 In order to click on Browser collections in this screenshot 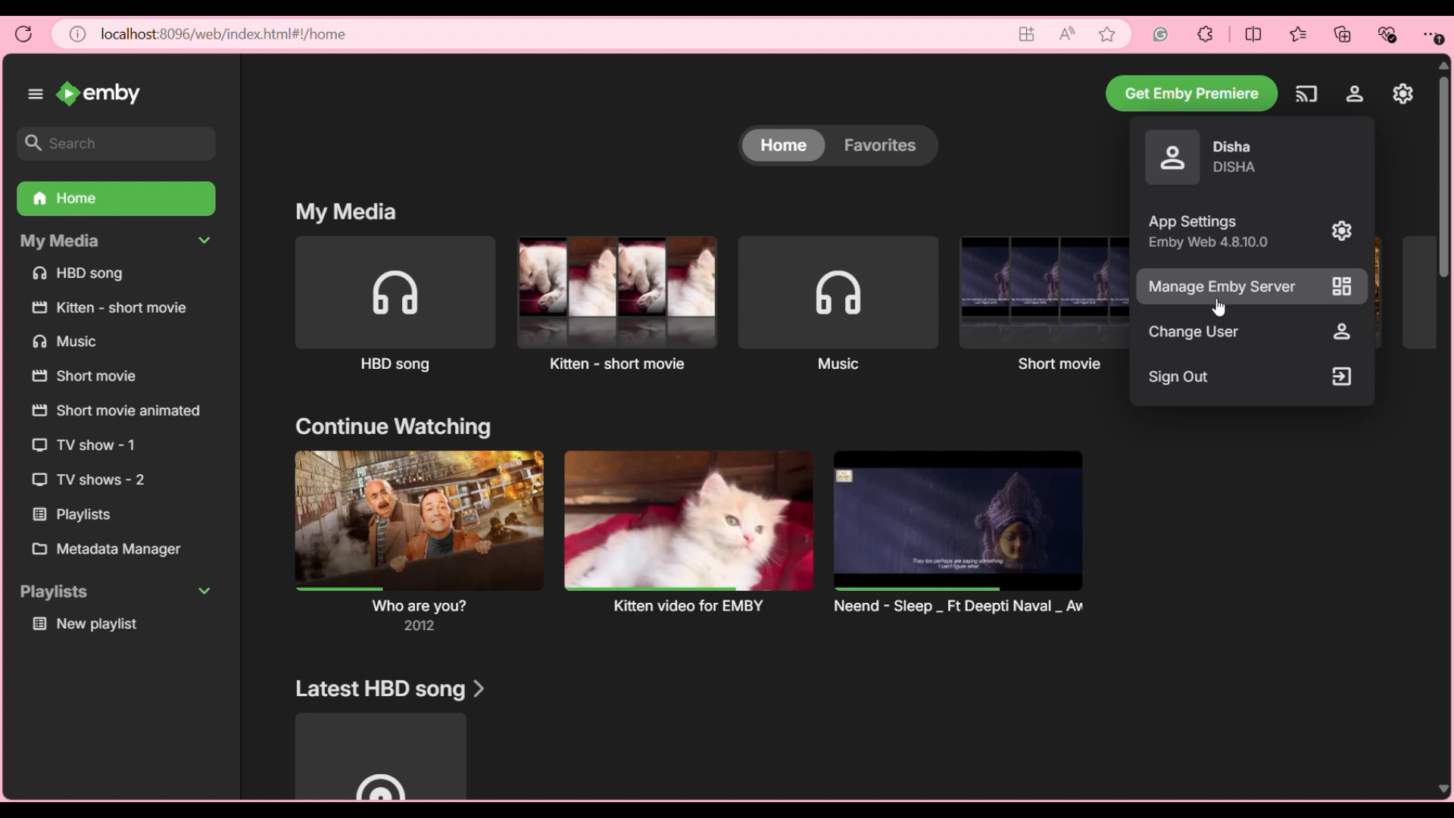, I will do `click(1343, 34)`.